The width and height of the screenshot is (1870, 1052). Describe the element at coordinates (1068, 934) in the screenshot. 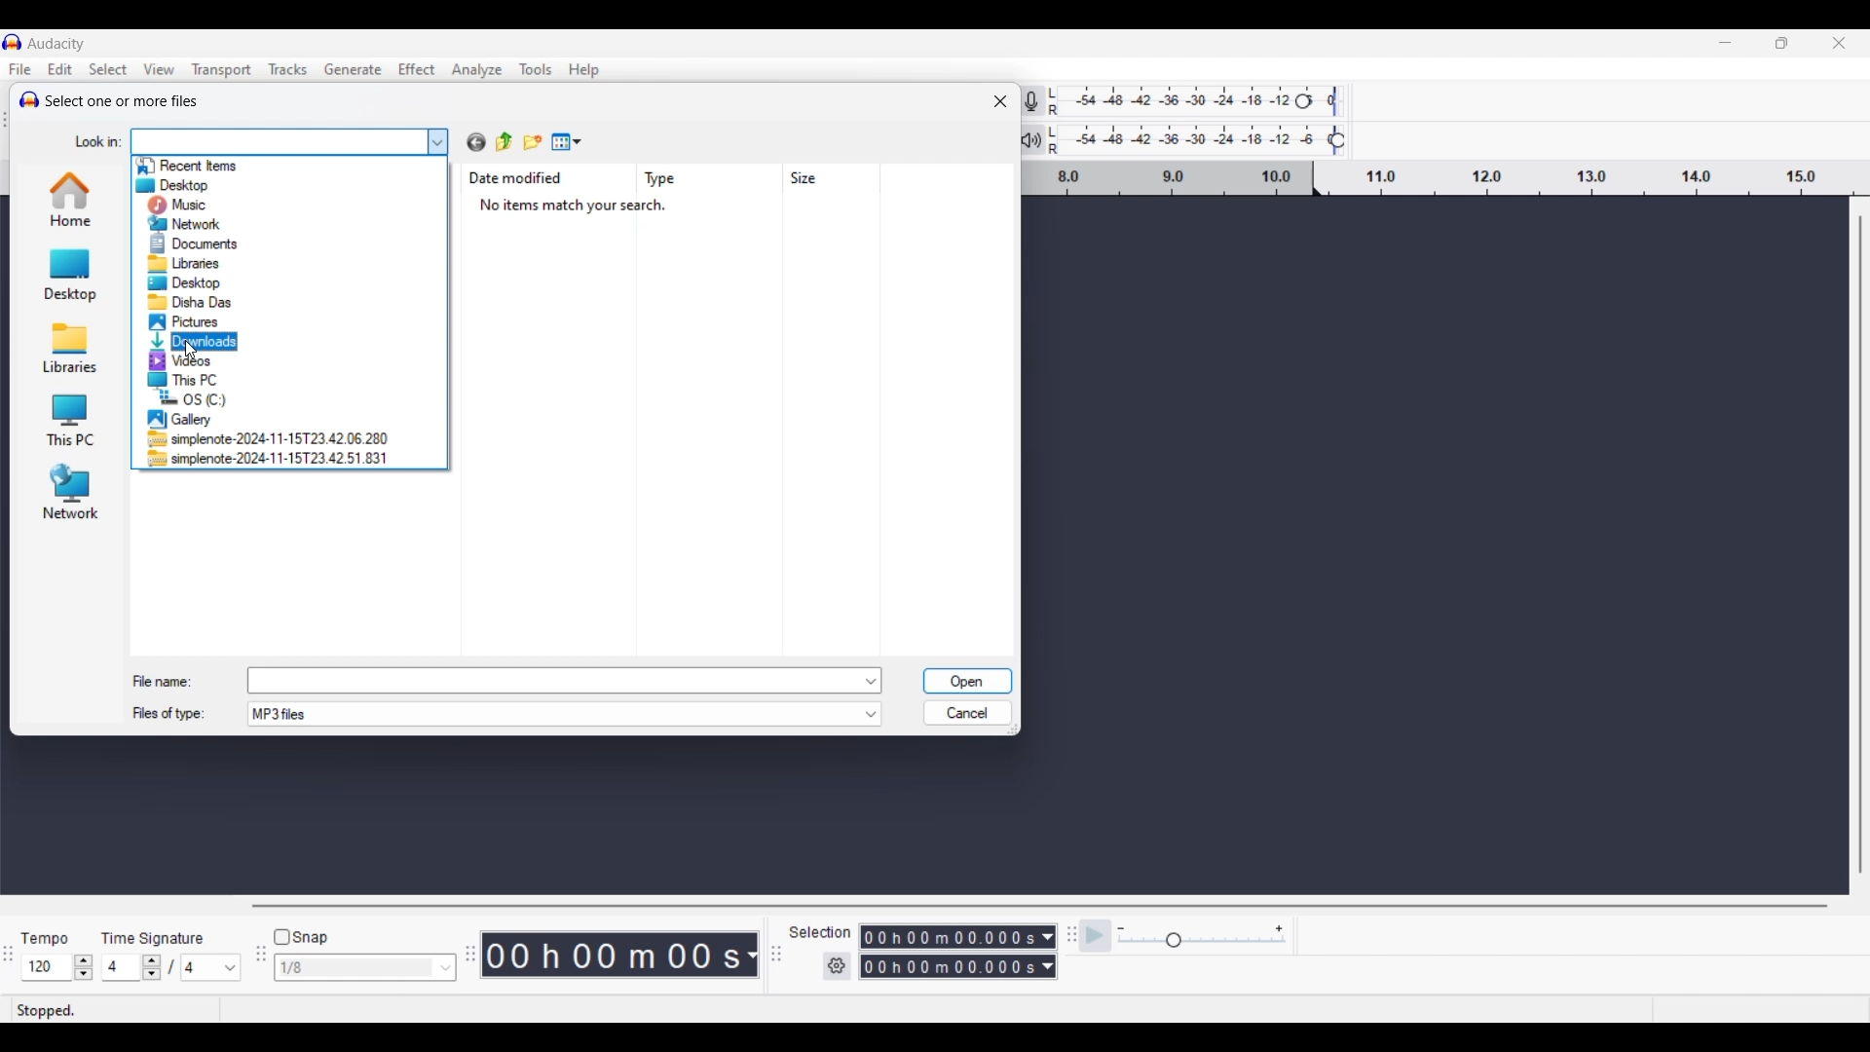

I see `signature time tool bar` at that location.